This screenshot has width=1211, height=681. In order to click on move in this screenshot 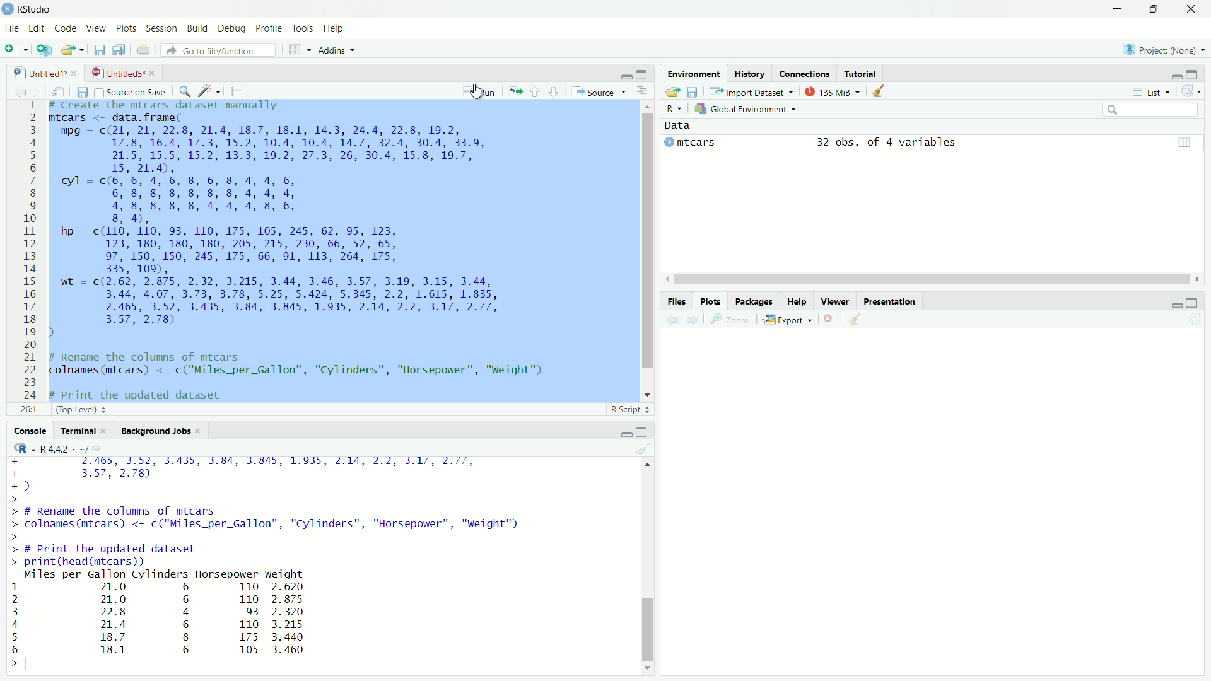, I will do `click(58, 91)`.